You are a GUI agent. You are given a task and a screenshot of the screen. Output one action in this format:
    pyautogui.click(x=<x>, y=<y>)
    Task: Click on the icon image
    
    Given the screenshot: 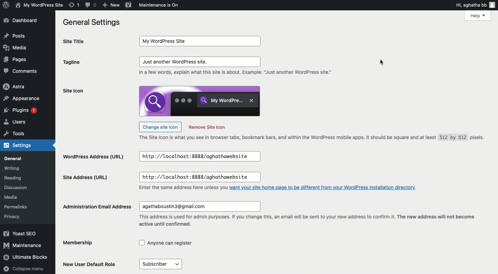 What is the action you would take?
    pyautogui.click(x=200, y=101)
    